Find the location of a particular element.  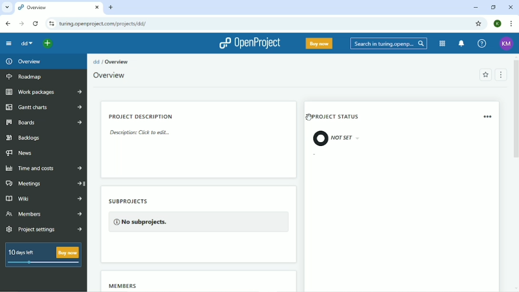

Meetings is located at coordinates (43, 184).